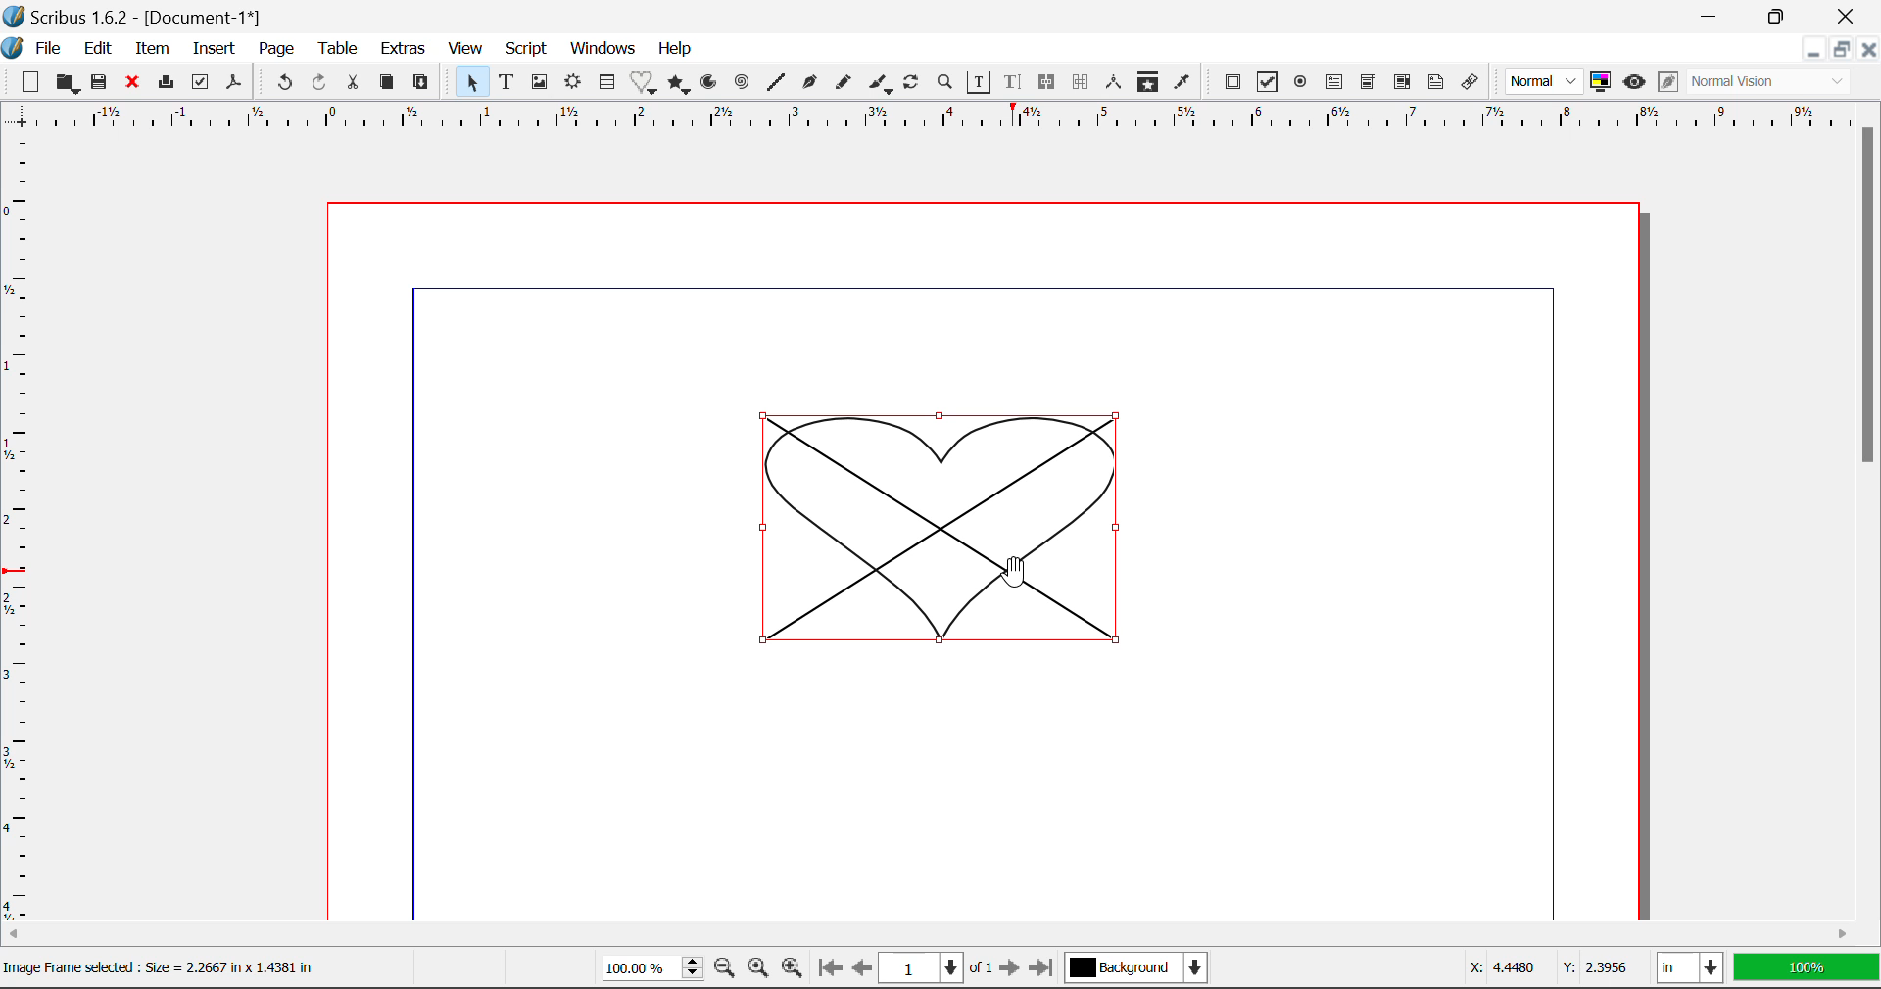 This screenshot has width=1881, height=989. I want to click on Cursor, so click(1019, 575).